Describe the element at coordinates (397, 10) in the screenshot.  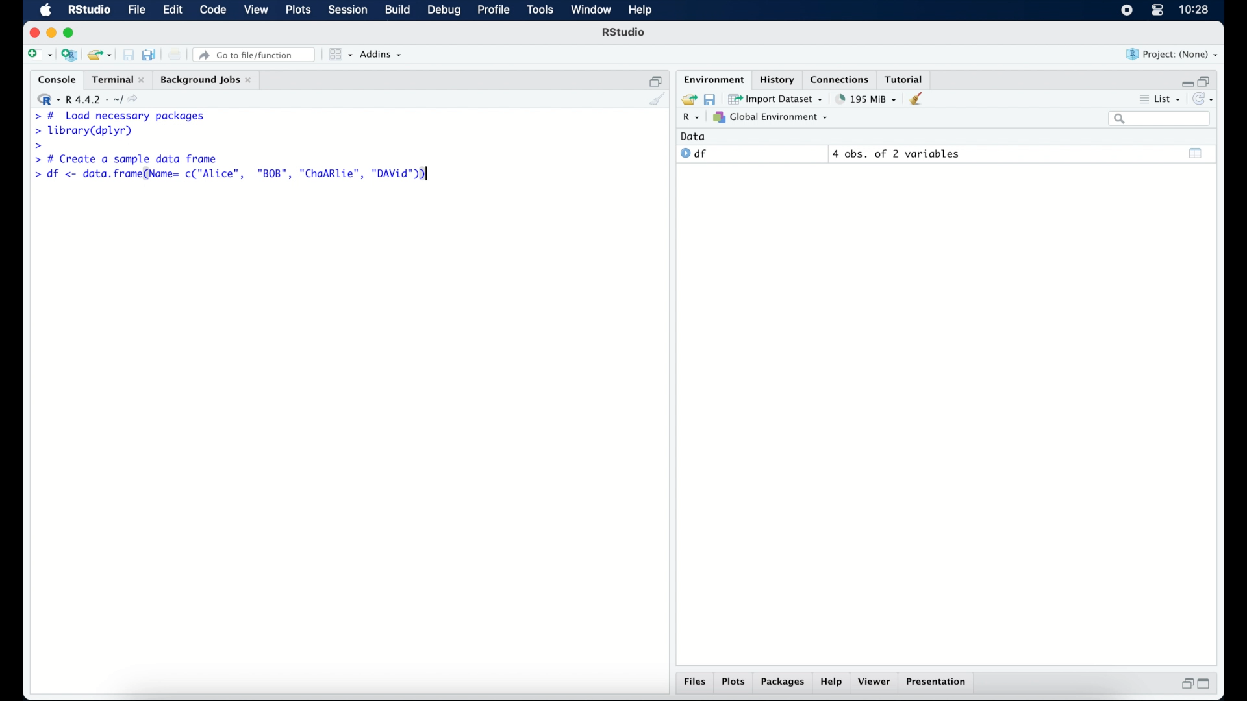
I see `build` at that location.